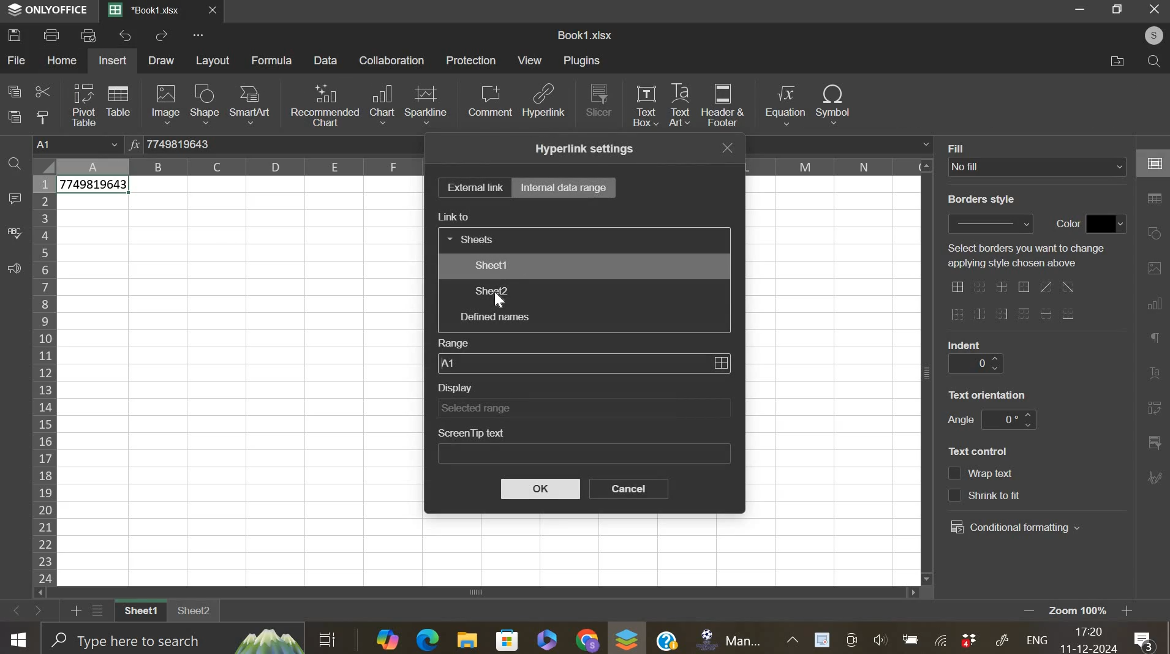 The image size is (1170, 654). I want to click on header & footer, so click(723, 105).